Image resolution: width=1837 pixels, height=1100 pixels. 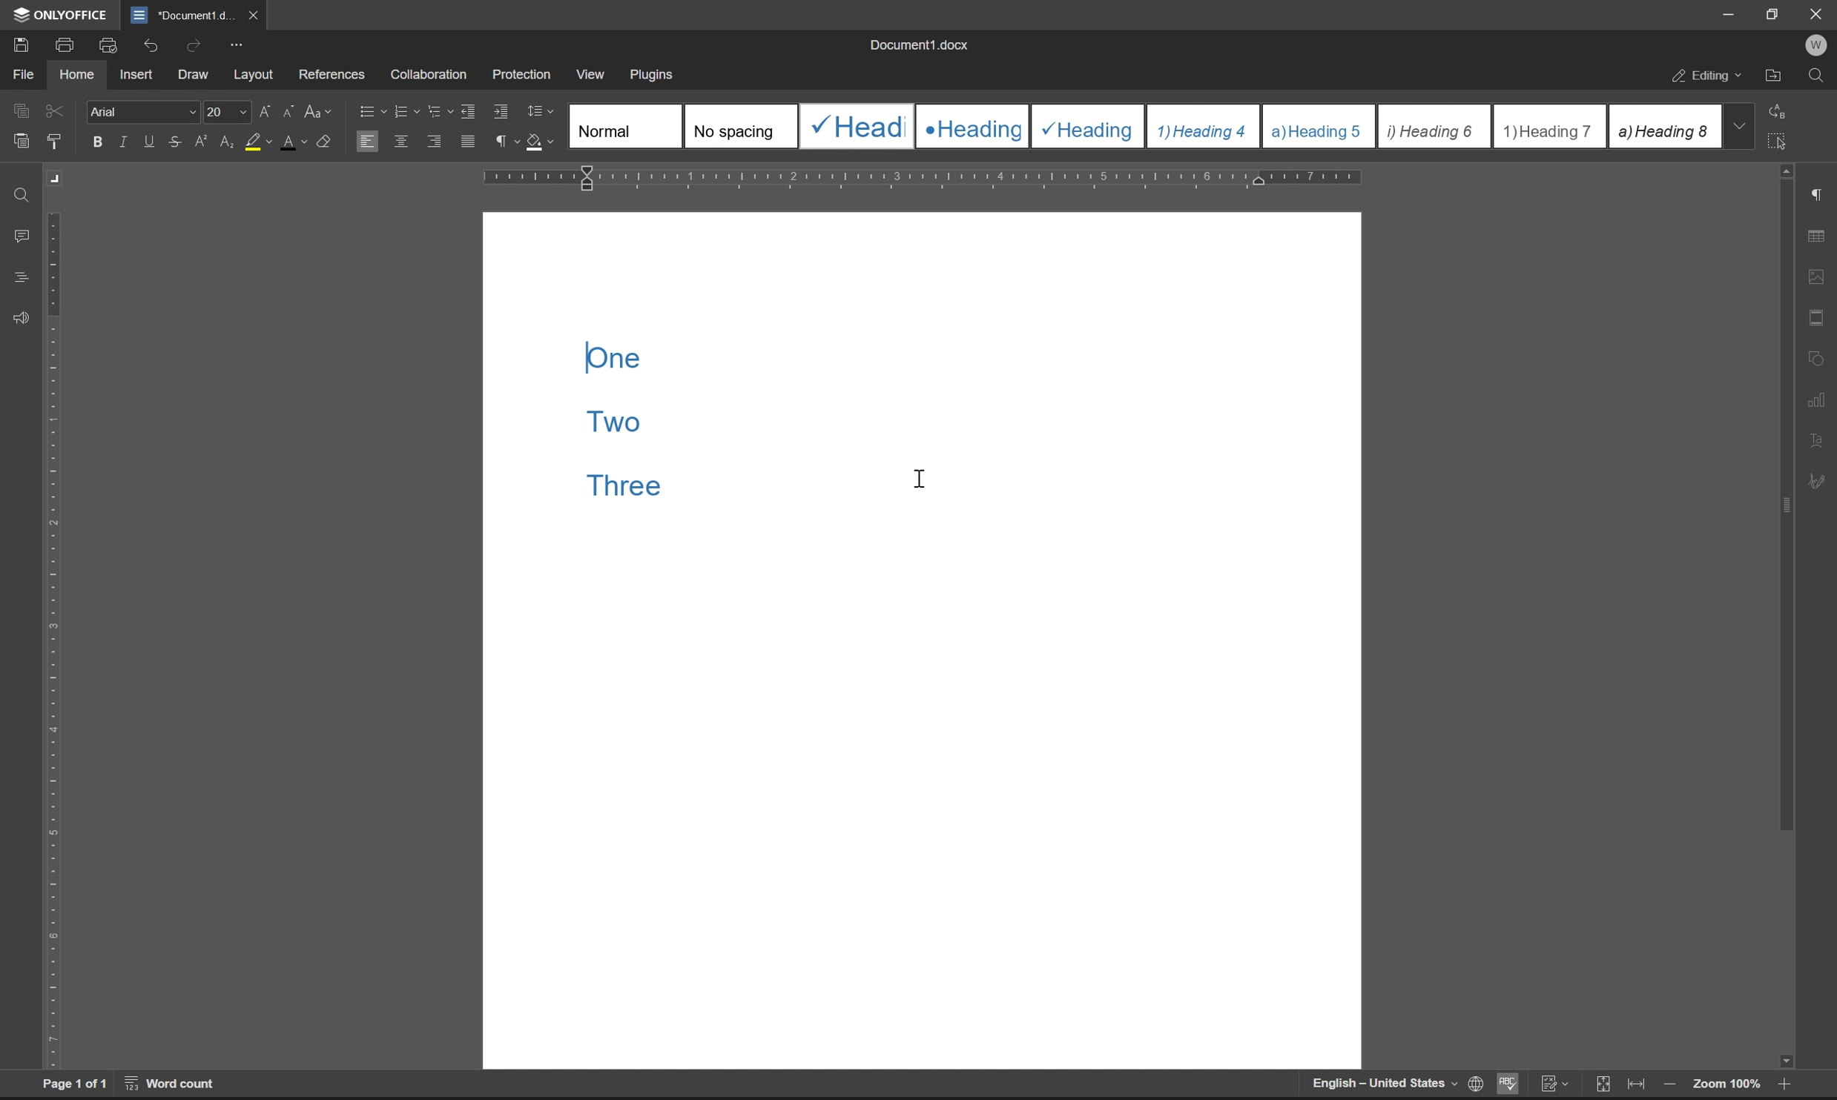 What do you see at coordinates (177, 141) in the screenshot?
I see `strikethrough` at bounding box center [177, 141].